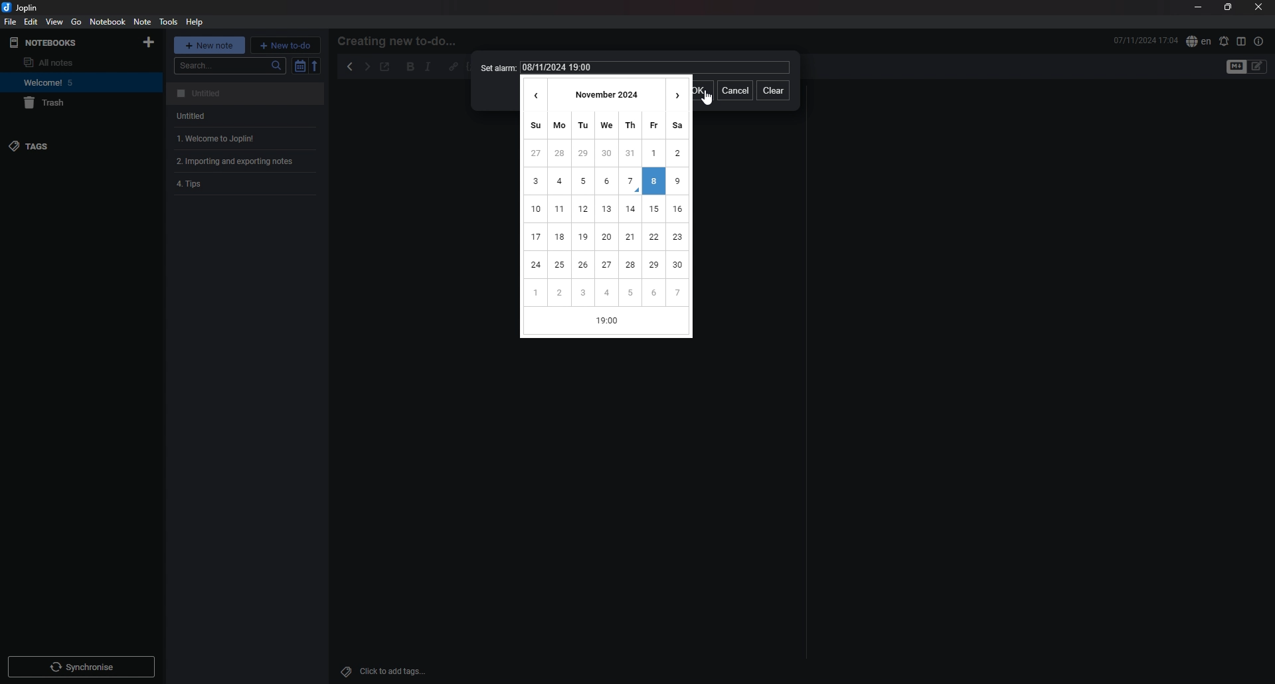 This screenshot has width=1275, height=684. What do you see at coordinates (1258, 7) in the screenshot?
I see `close` at bounding box center [1258, 7].